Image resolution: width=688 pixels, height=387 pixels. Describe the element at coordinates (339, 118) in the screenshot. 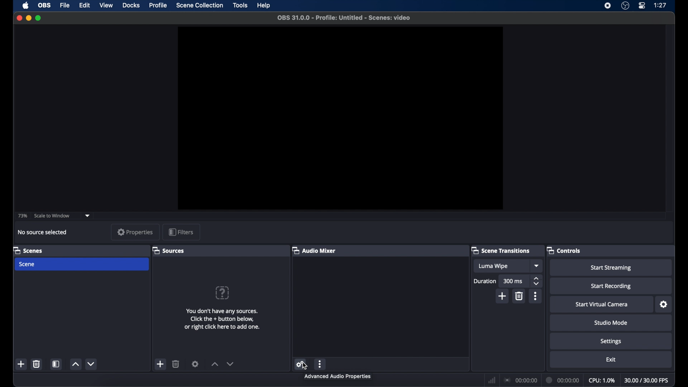

I see `preview` at that location.